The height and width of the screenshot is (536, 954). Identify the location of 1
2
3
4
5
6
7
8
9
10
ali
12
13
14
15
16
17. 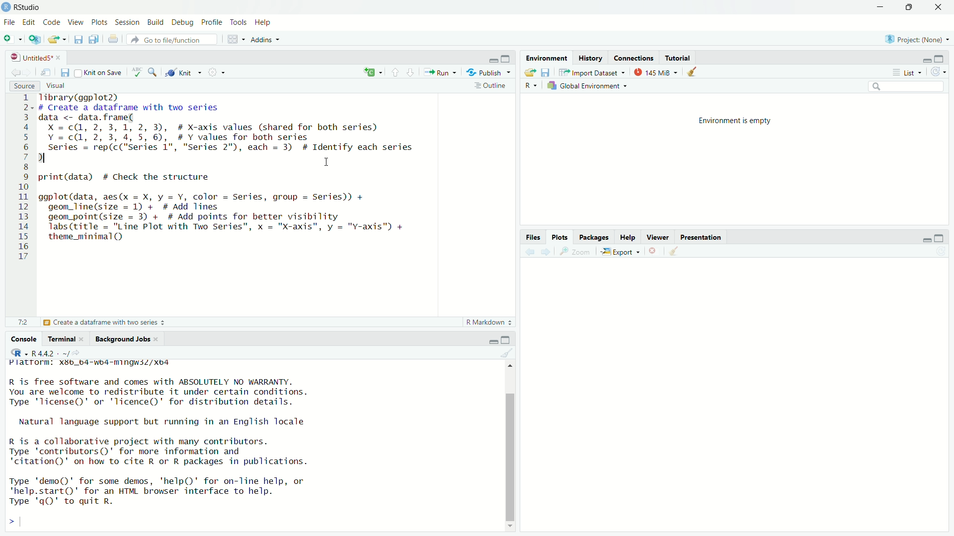
(25, 180).